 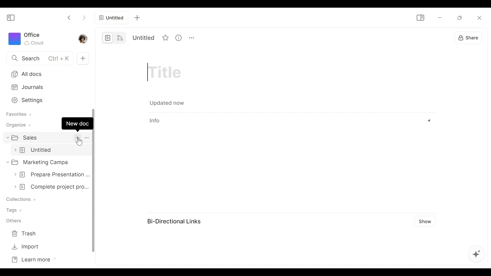 What do you see at coordinates (83, 18) in the screenshot?
I see `Click to go forward` at bounding box center [83, 18].